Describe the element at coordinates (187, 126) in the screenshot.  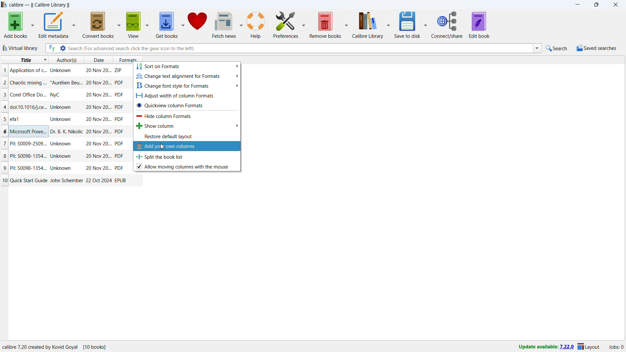
I see `show column` at that location.